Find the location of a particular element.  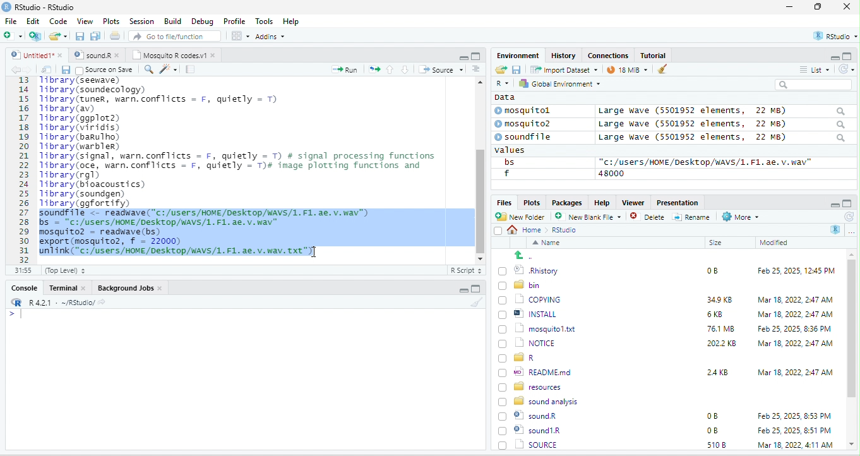

31:55 is located at coordinates (21, 270).